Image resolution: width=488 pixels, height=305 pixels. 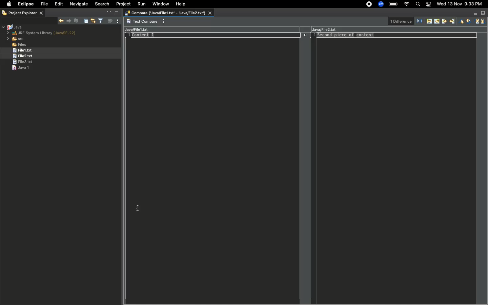 What do you see at coordinates (7, 5) in the screenshot?
I see `Apple logo` at bounding box center [7, 5].